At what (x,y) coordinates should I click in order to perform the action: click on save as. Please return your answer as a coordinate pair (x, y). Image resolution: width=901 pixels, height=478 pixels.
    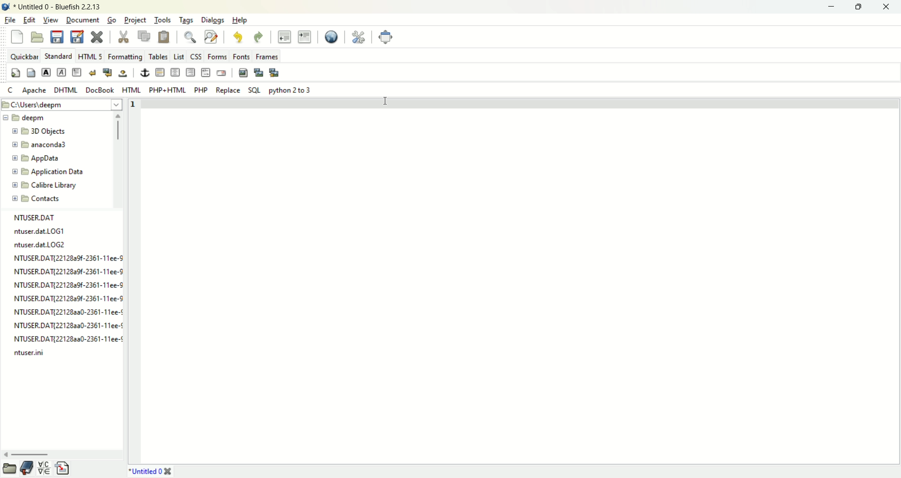
    Looking at the image, I should click on (76, 37).